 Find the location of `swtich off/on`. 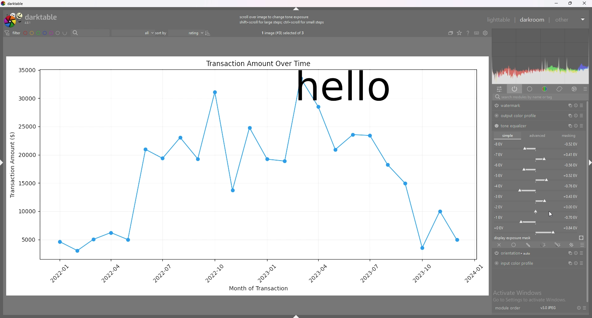

swtich off/on is located at coordinates (496, 105).